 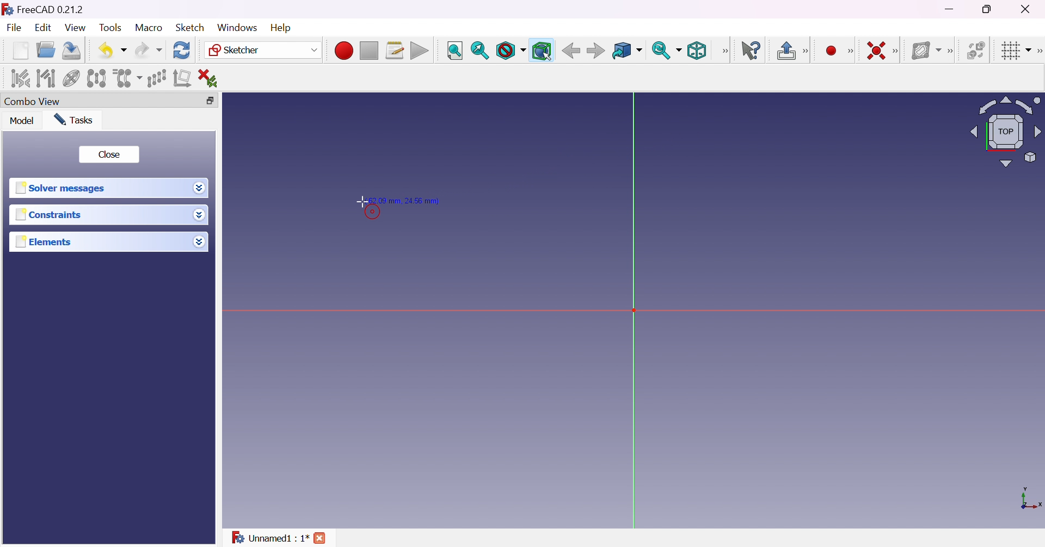 What do you see at coordinates (395, 51) in the screenshot?
I see `Macros` at bounding box center [395, 51].